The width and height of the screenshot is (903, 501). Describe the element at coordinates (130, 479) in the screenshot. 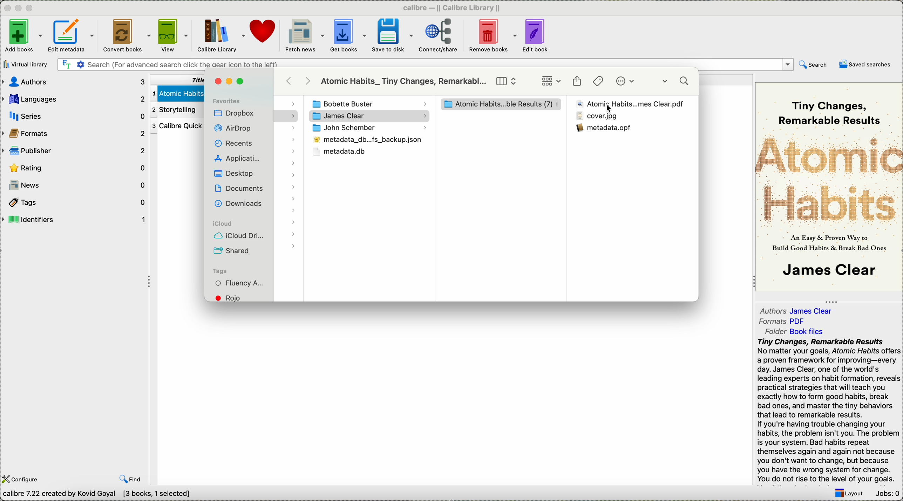

I see `find` at that location.